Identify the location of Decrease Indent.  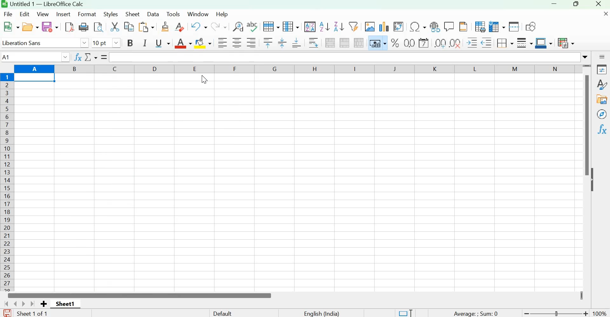
(486, 42).